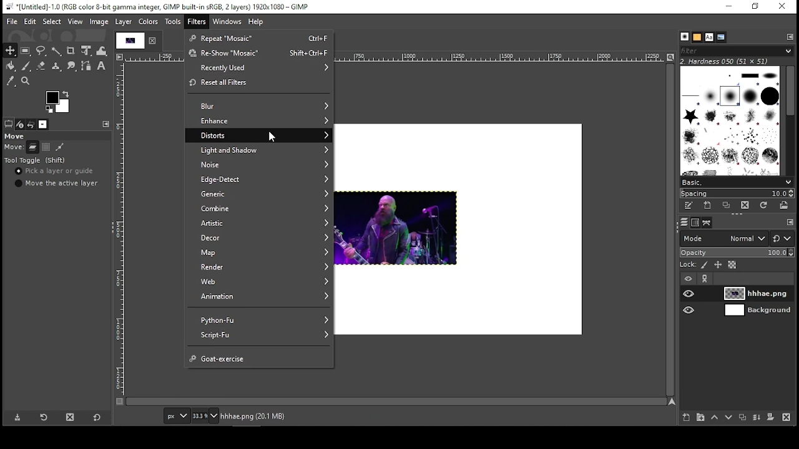  What do you see at coordinates (87, 51) in the screenshot?
I see `unified transform tool` at bounding box center [87, 51].